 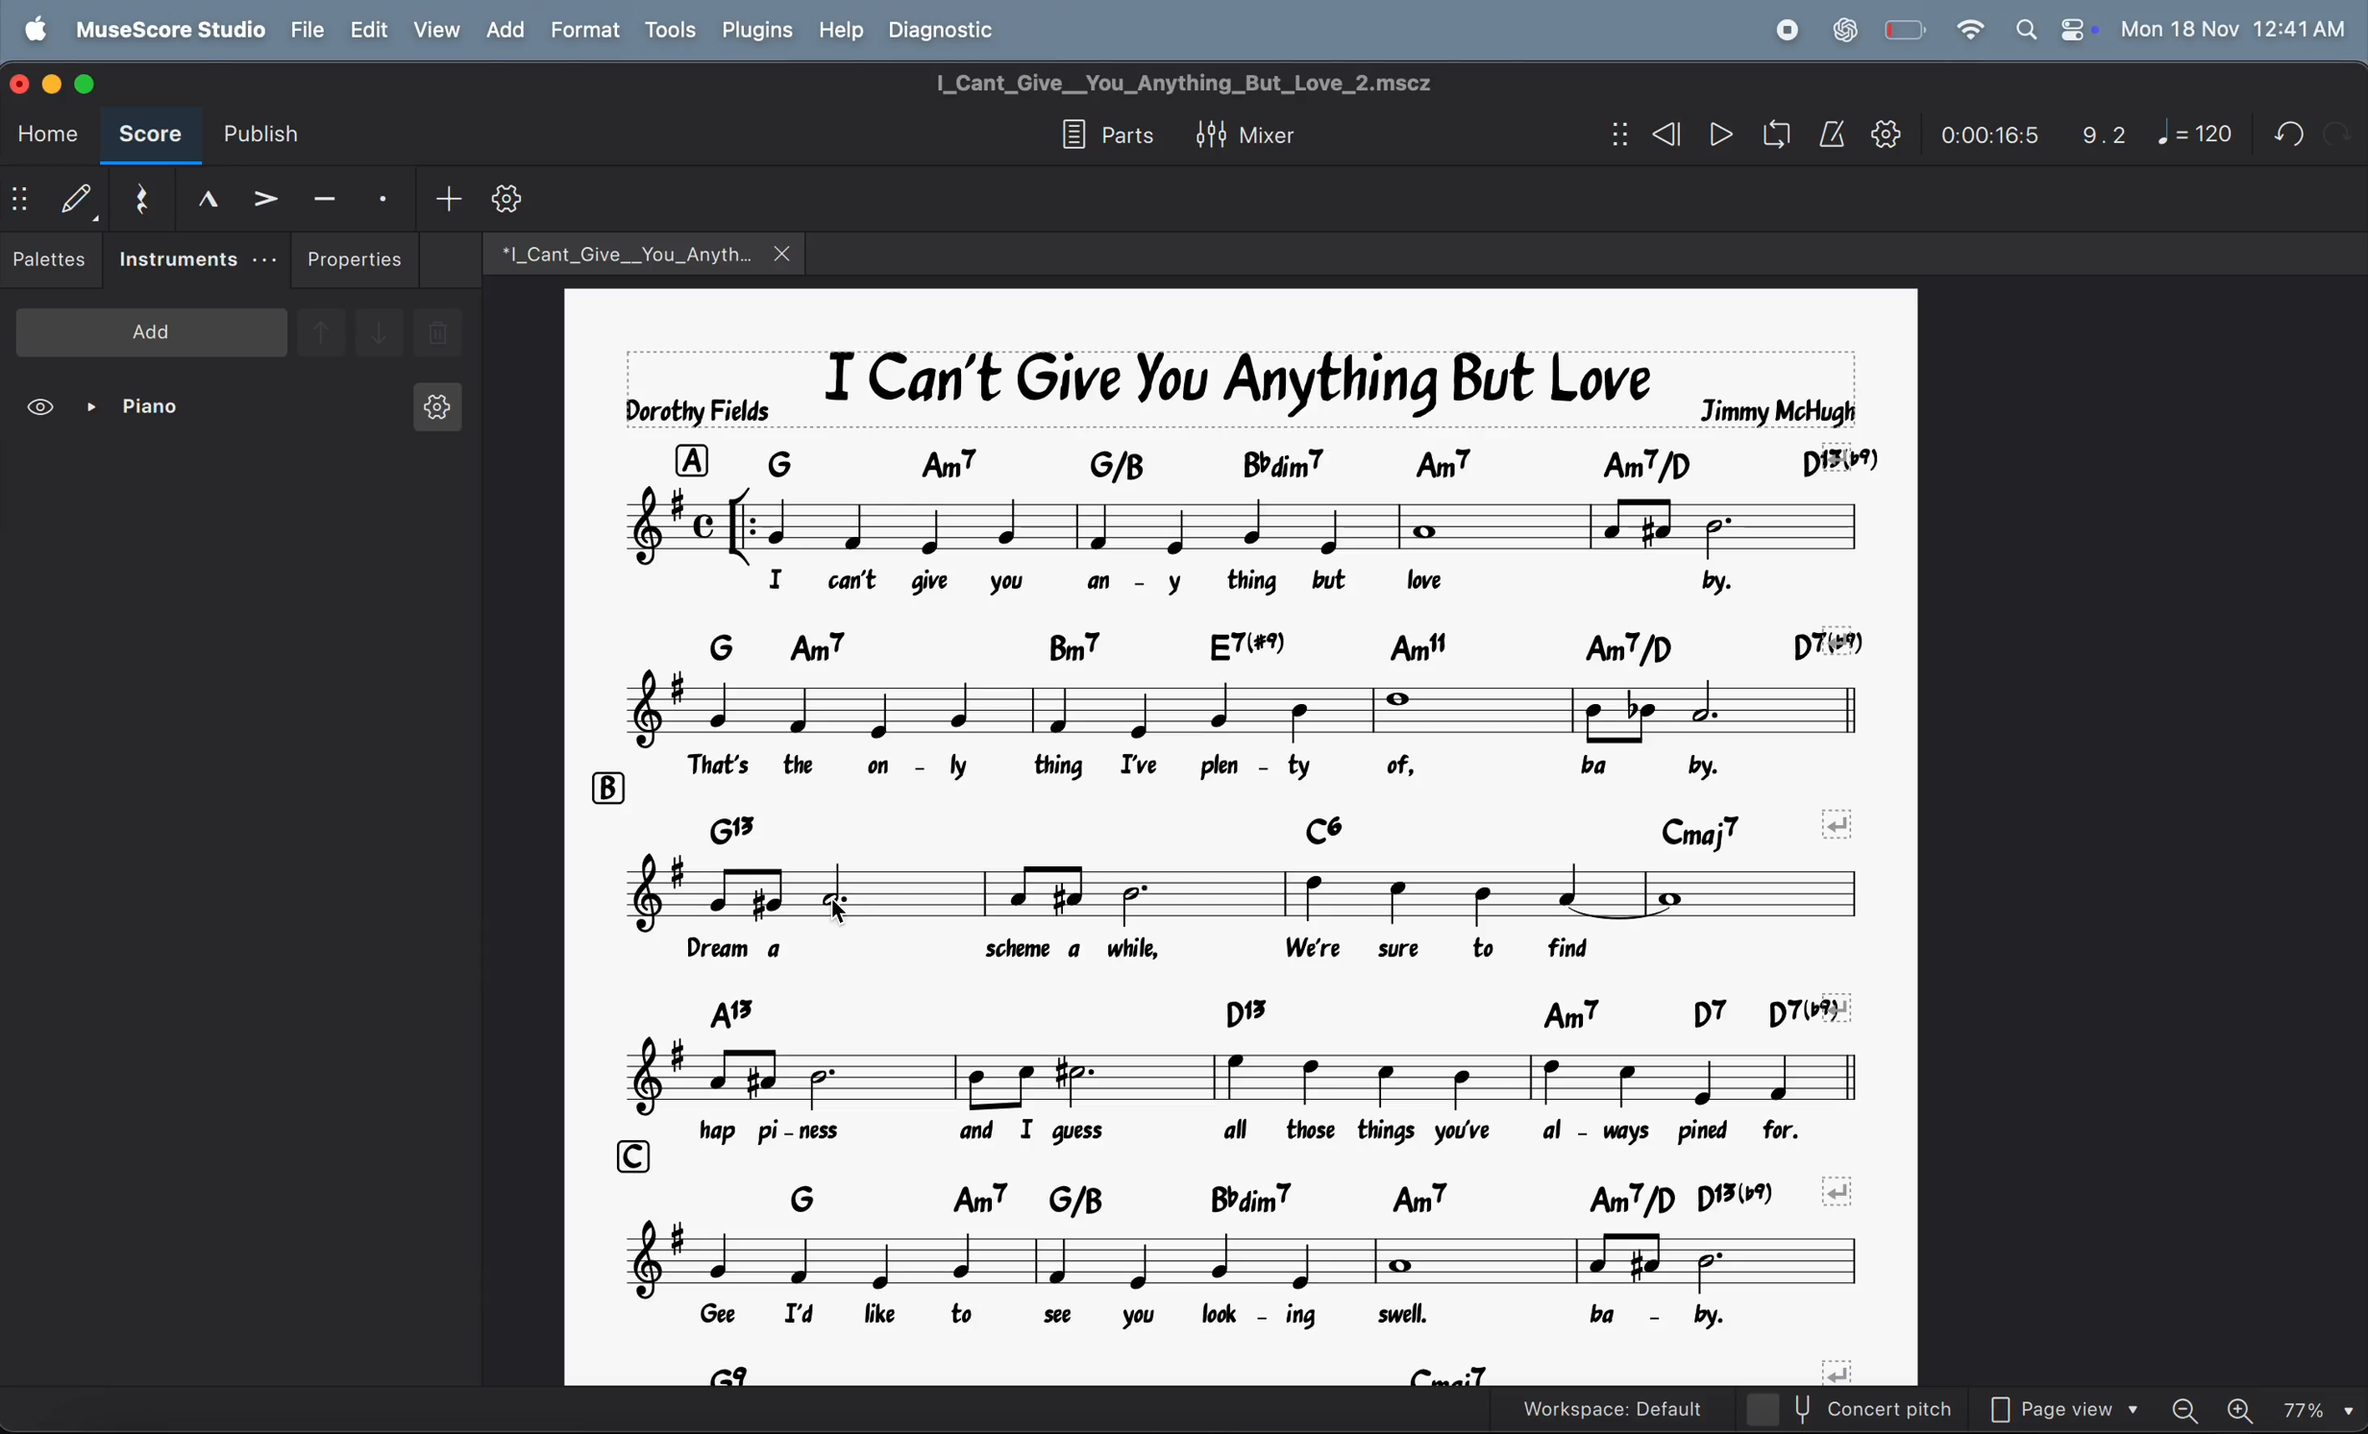 I want to click on control center, so click(x=2078, y=31).